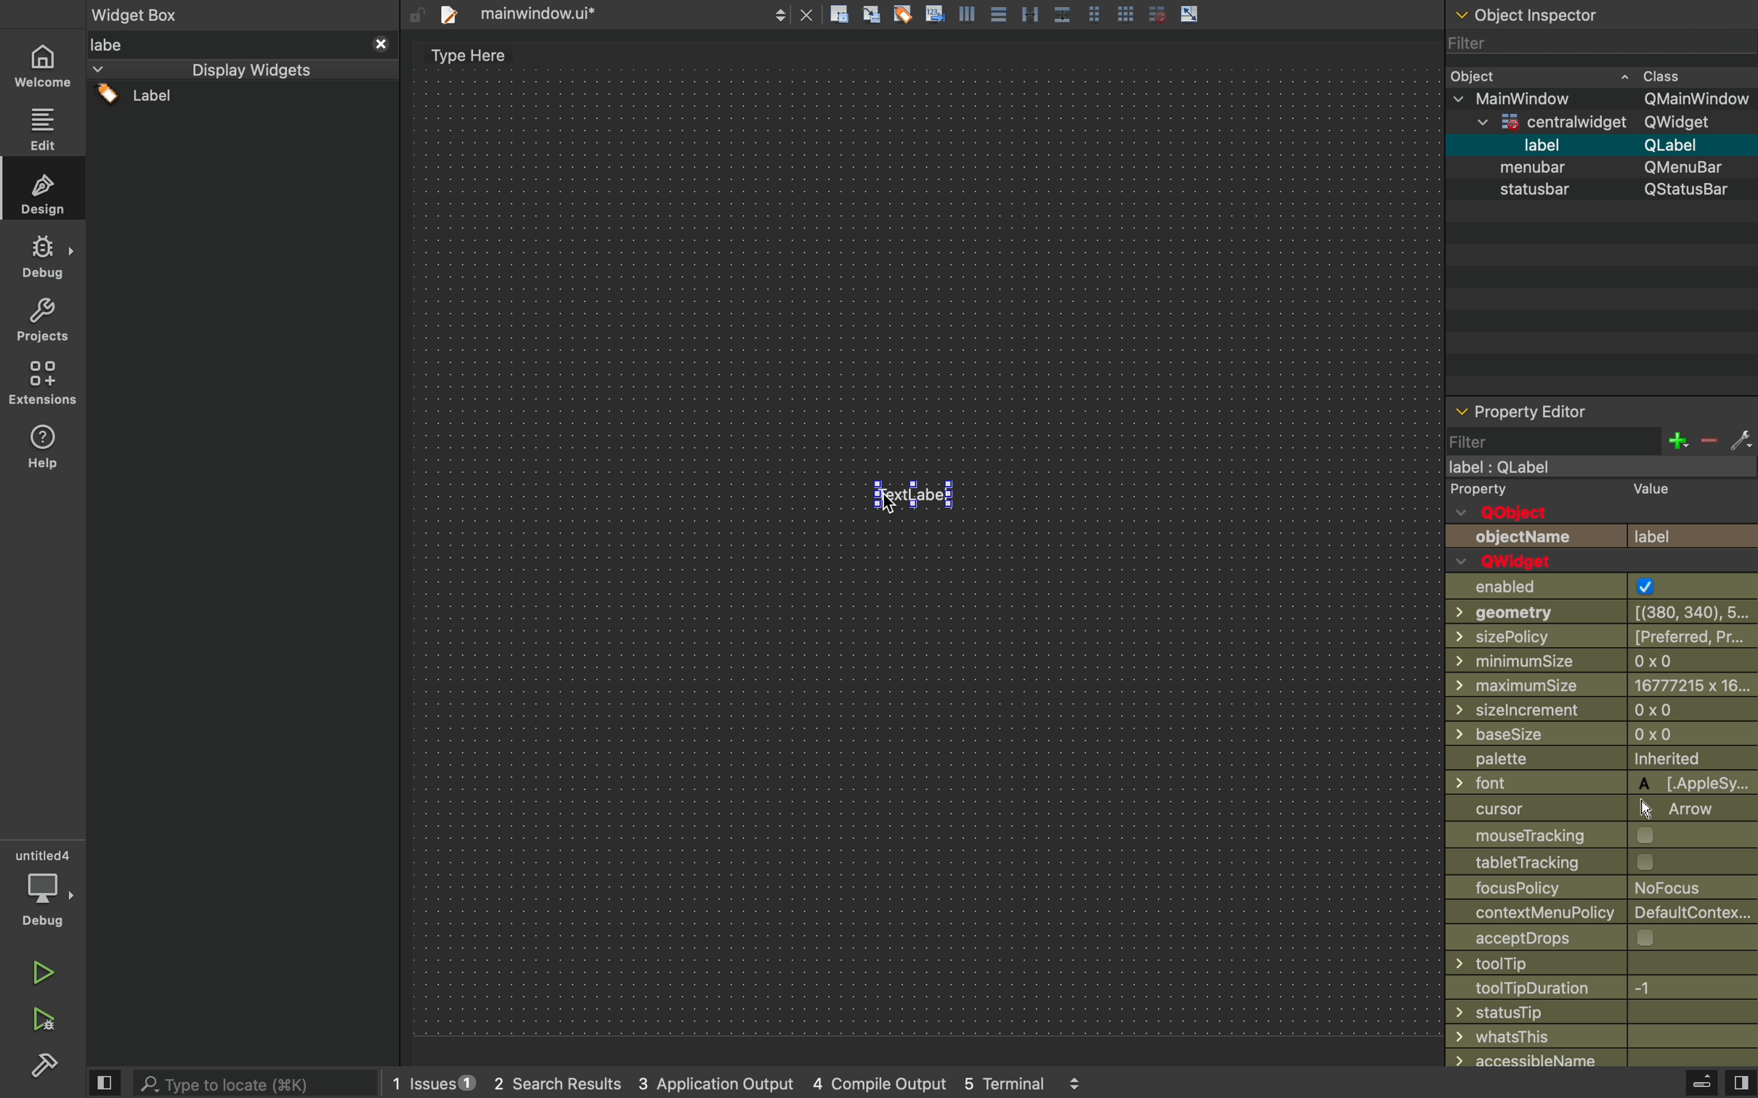  I want to click on design, so click(42, 188).